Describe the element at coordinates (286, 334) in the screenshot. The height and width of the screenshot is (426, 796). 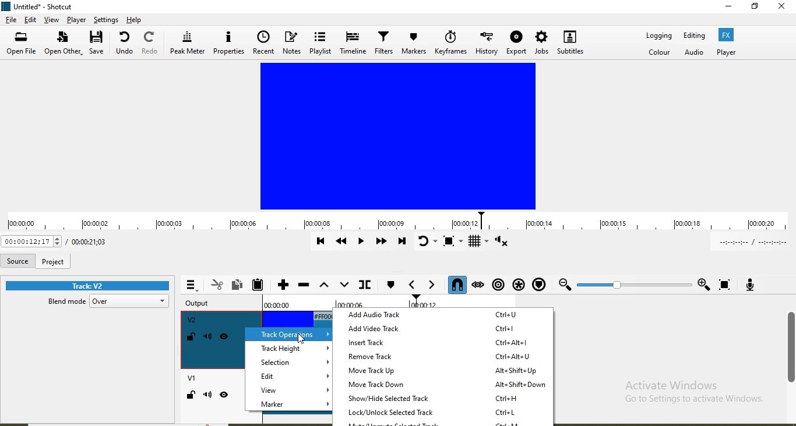
I see `track operations` at that location.